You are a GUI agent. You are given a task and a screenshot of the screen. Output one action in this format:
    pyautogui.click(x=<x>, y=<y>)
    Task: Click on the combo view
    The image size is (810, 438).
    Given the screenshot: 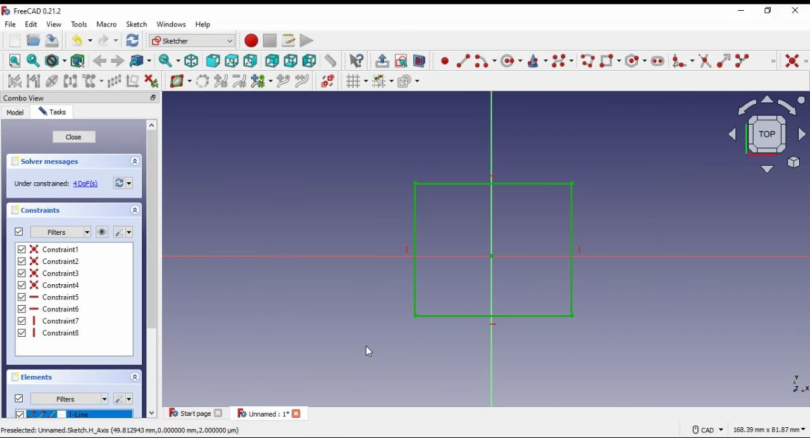 What is the action you would take?
    pyautogui.click(x=25, y=97)
    